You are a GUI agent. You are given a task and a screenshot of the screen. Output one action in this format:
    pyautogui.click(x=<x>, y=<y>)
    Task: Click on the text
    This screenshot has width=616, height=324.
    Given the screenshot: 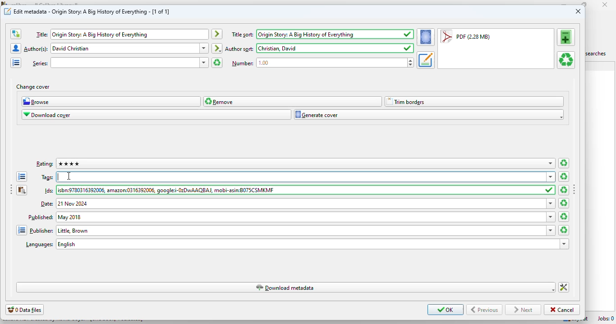 What is the action you would take?
    pyautogui.click(x=37, y=49)
    